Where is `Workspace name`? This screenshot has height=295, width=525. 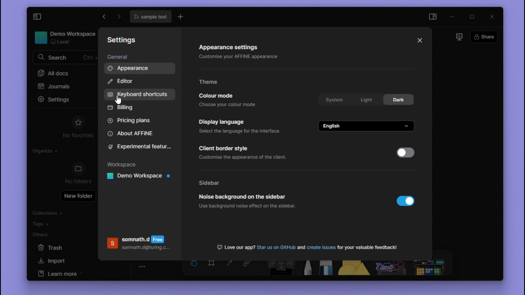
Workspace name is located at coordinates (140, 177).